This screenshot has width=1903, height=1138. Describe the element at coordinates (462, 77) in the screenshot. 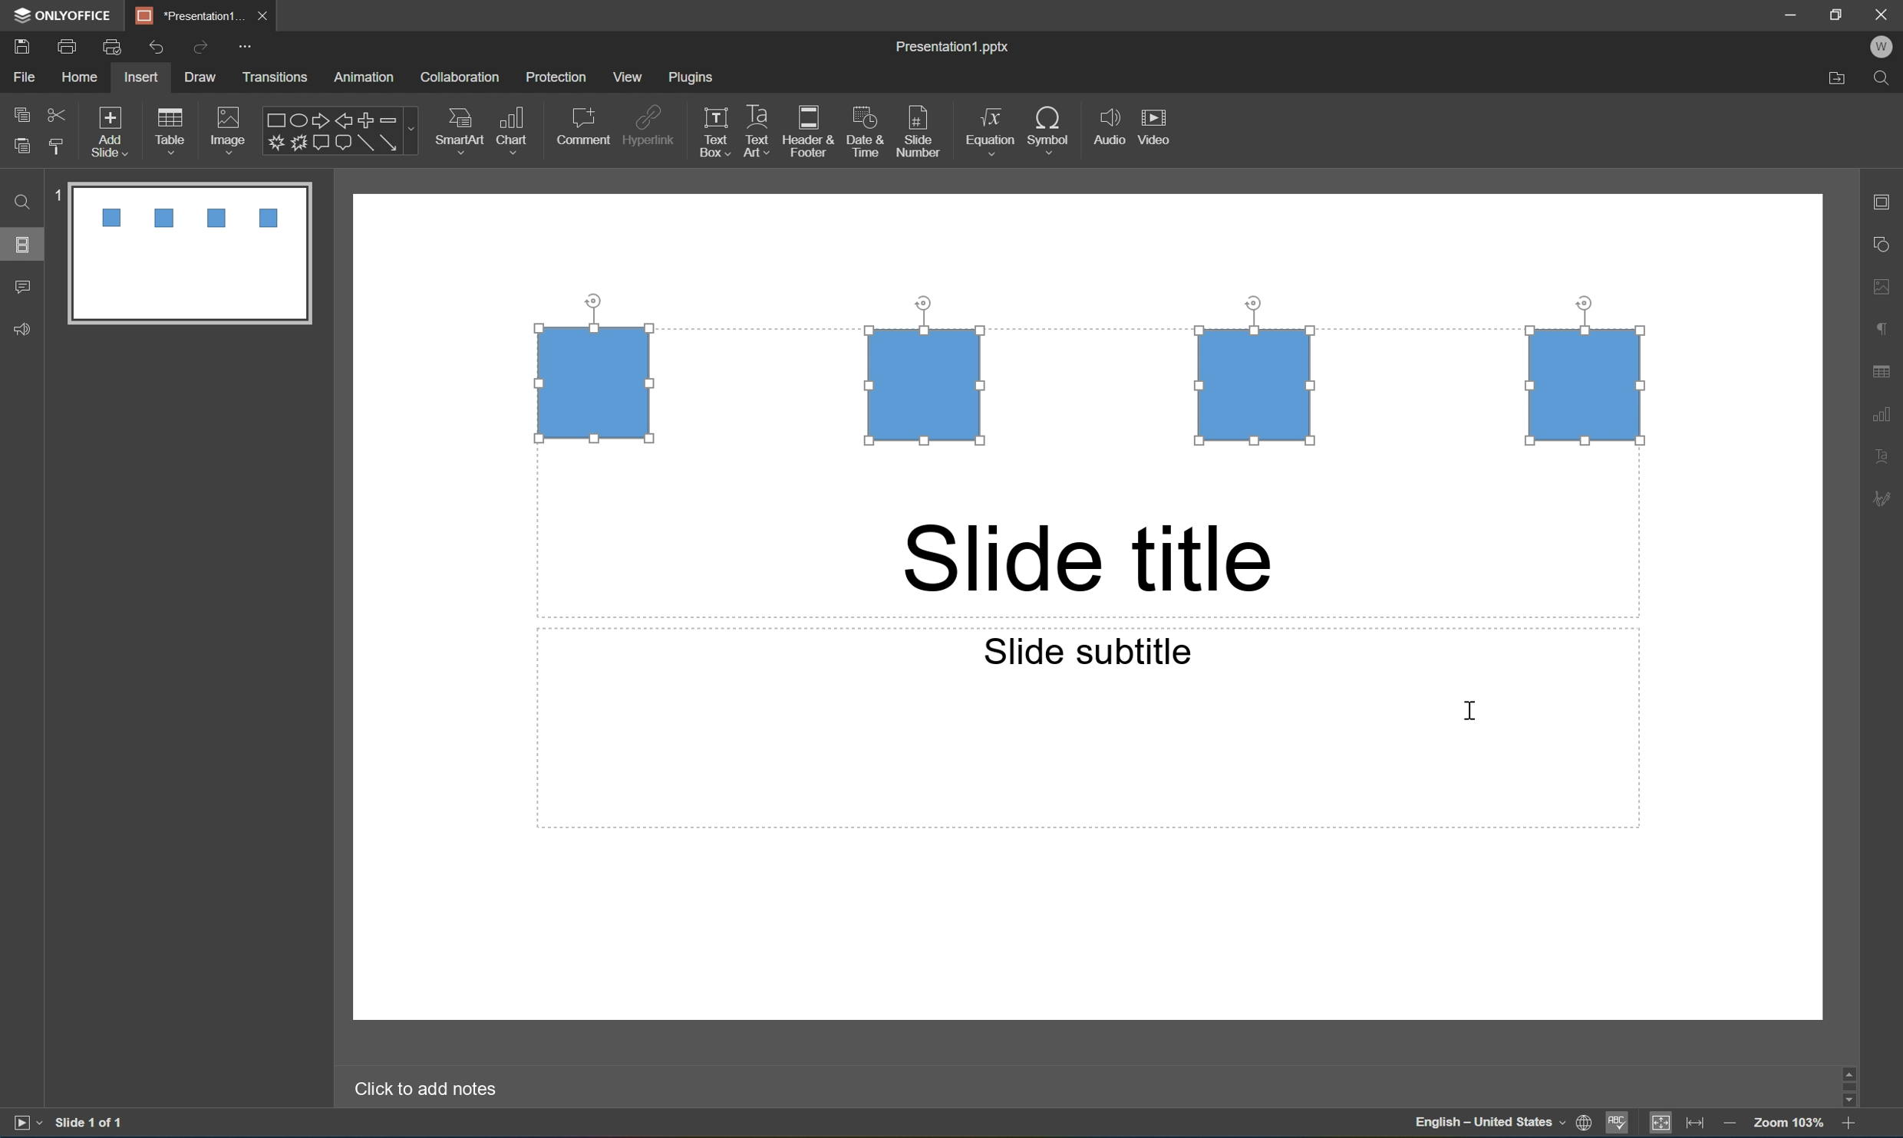

I see `collaboration` at that location.